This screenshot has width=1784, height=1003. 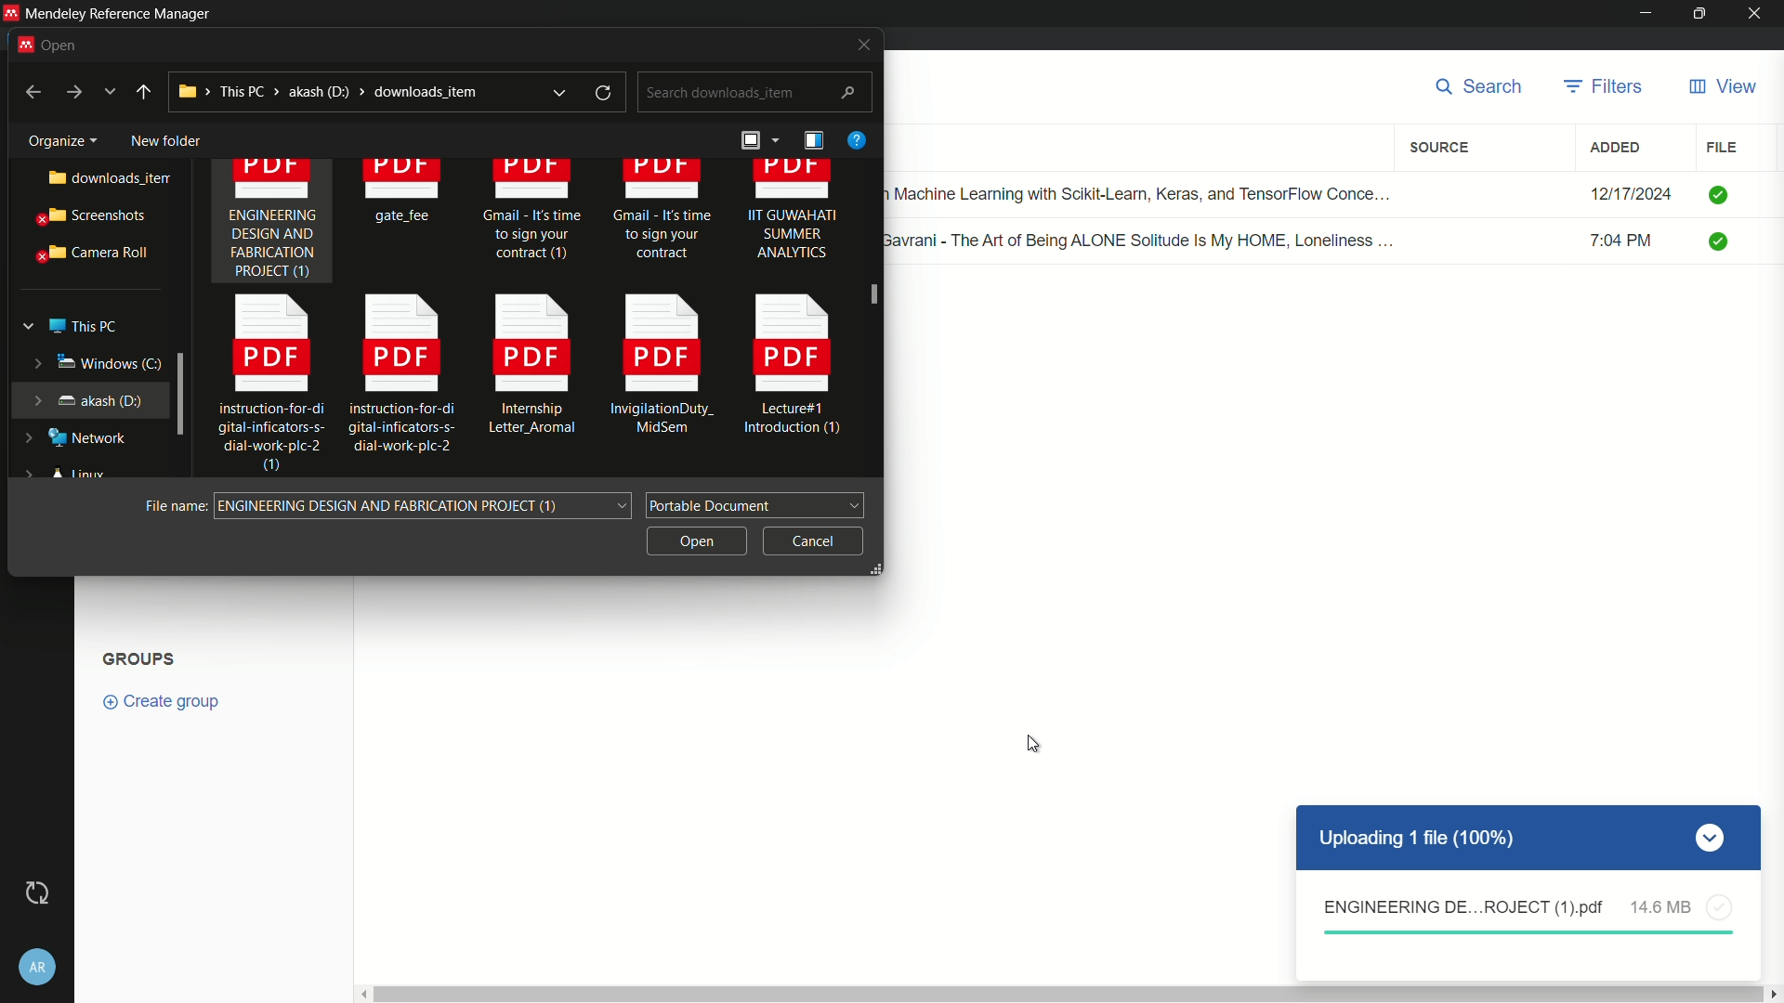 What do you see at coordinates (175, 506) in the screenshot?
I see `file name` at bounding box center [175, 506].